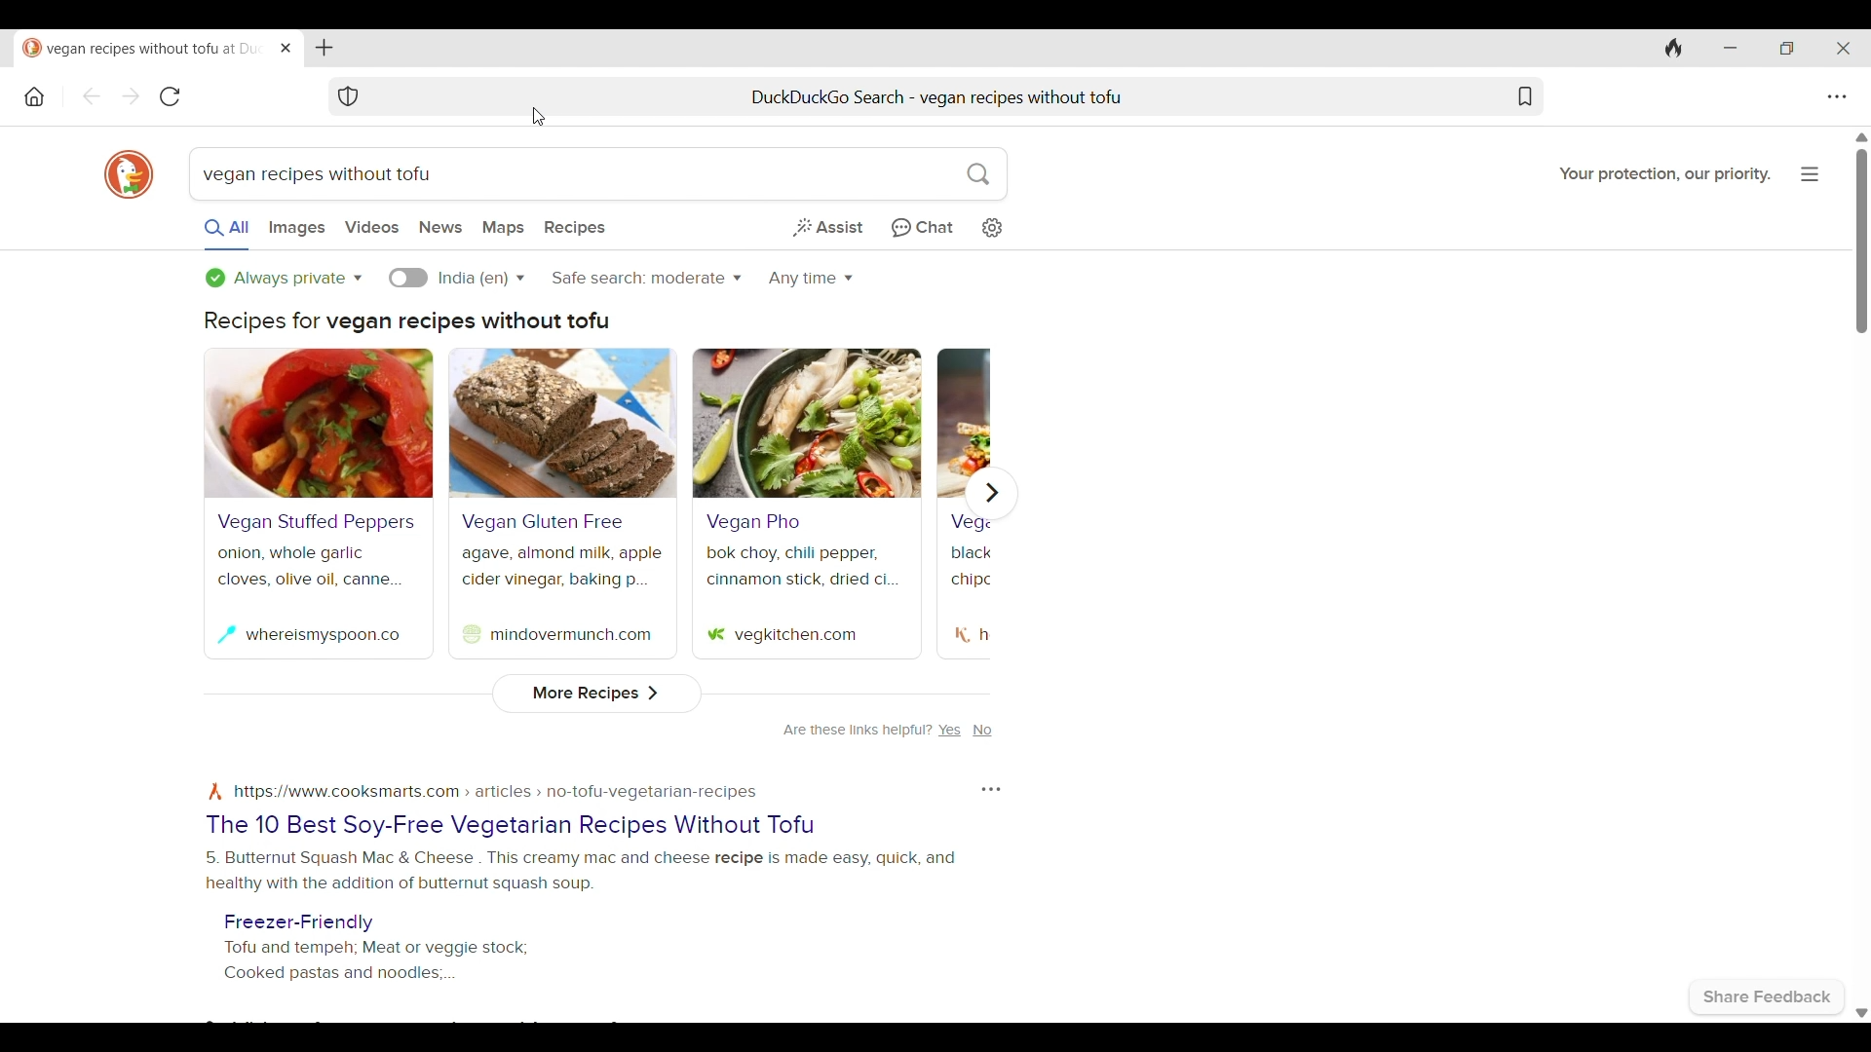  Describe the element at coordinates (34, 96) in the screenshot. I see `Home` at that location.